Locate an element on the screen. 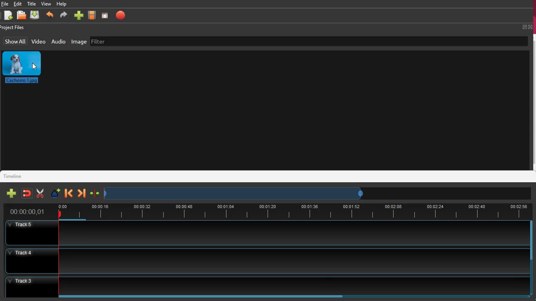  stop is located at coordinates (122, 17).